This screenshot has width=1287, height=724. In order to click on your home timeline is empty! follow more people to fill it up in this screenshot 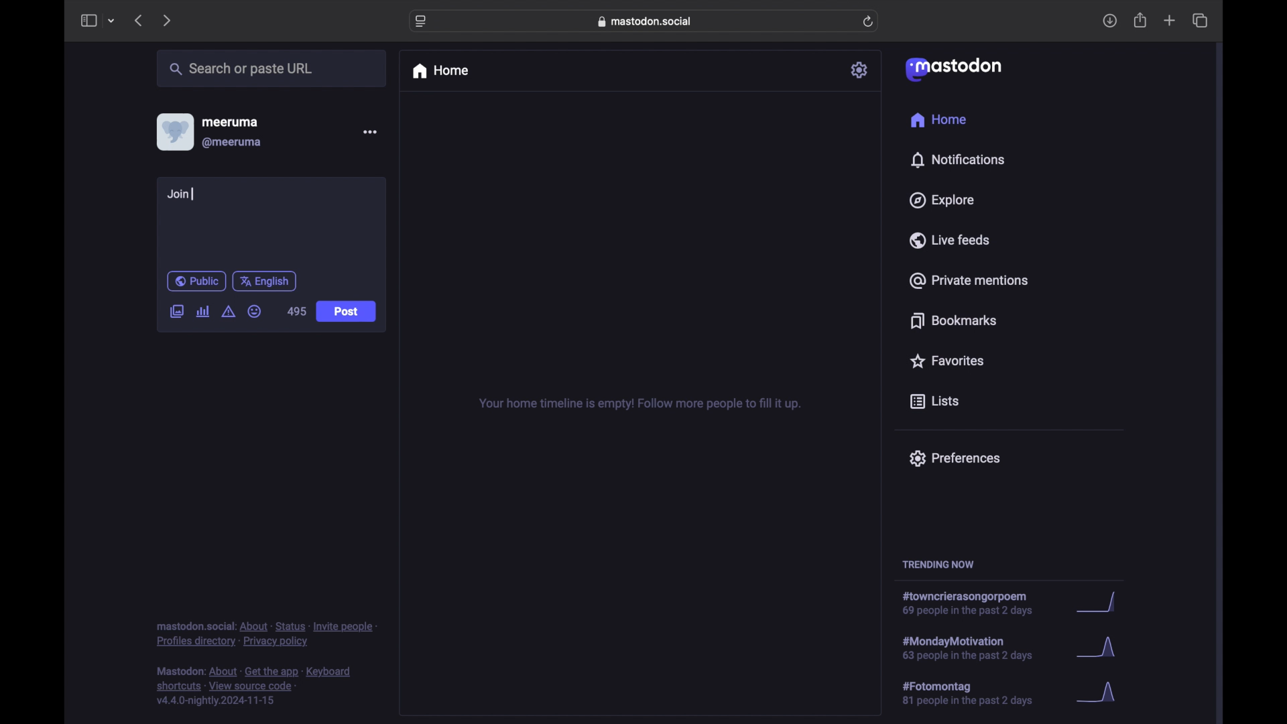, I will do `click(639, 404)`.